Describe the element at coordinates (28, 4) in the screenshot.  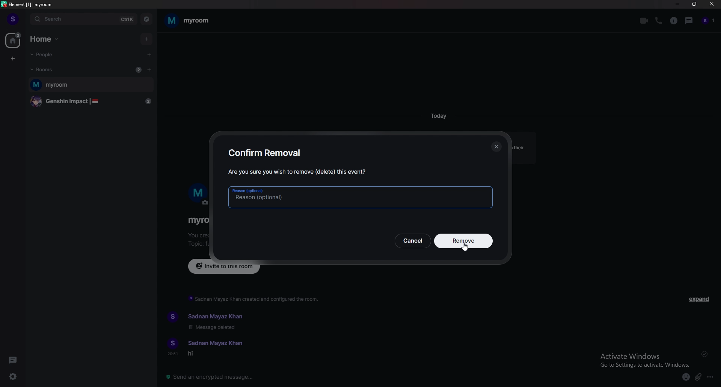
I see `element [1] | myroom` at that location.